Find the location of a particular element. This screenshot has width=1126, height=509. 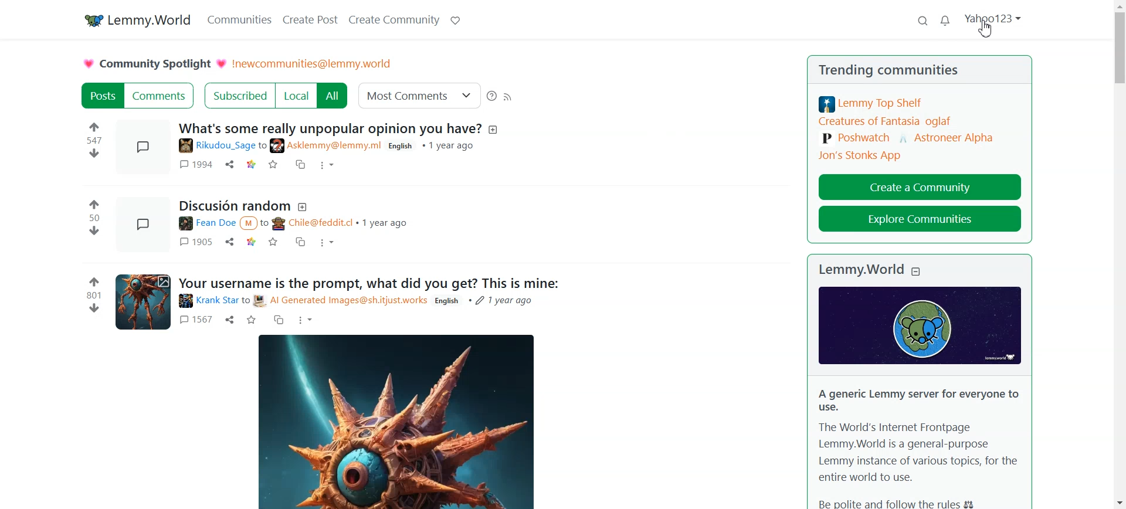

upvote is located at coordinates (94, 125).